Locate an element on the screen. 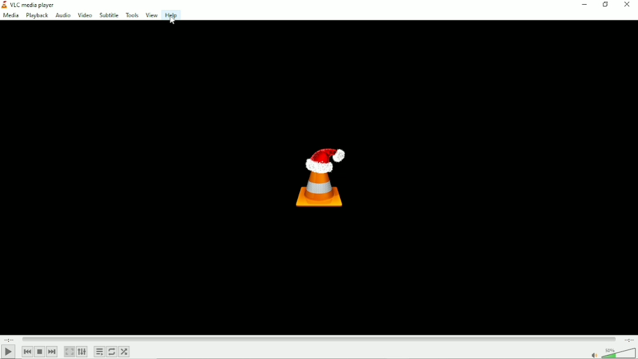 The image size is (638, 359). Restore down is located at coordinates (607, 5).